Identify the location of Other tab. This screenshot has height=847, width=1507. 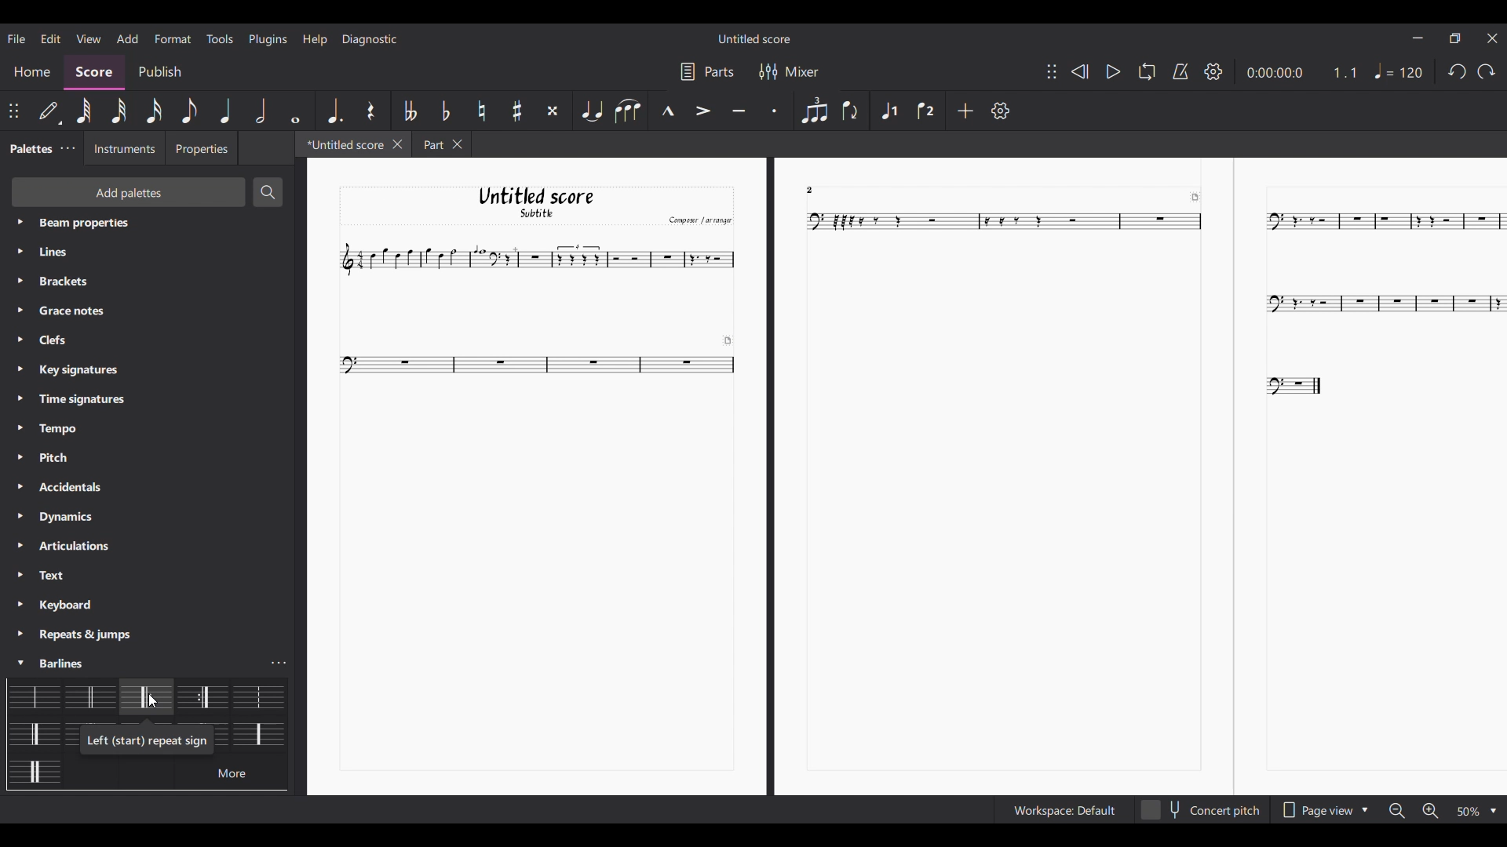
(441, 144).